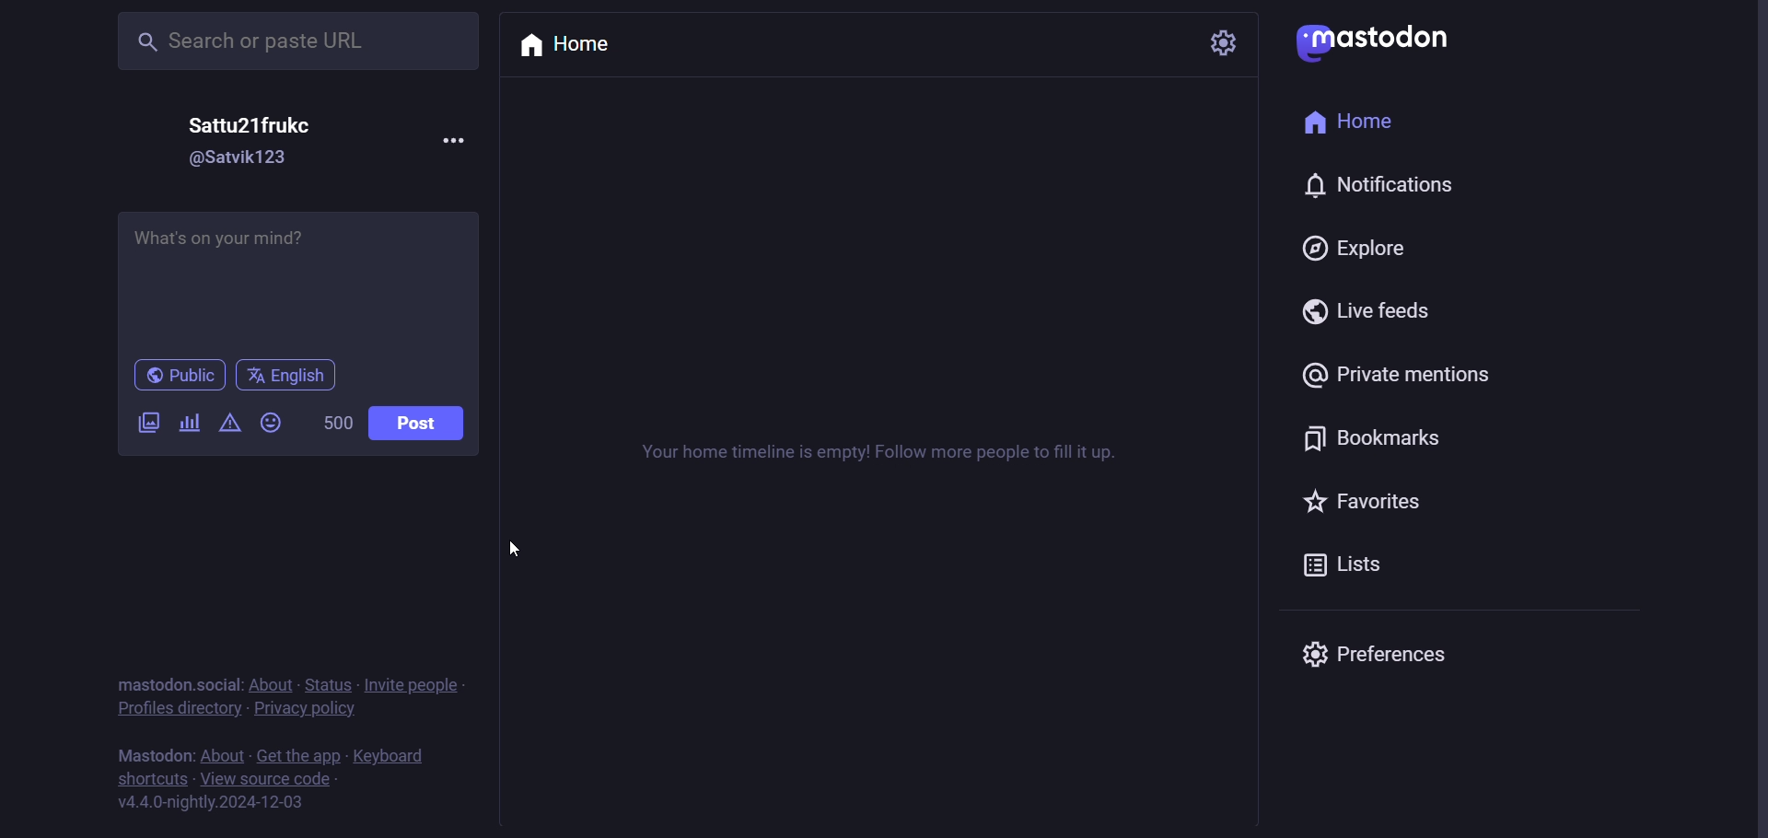 The width and height of the screenshot is (1768, 838). Describe the element at coordinates (151, 682) in the screenshot. I see `mastodon` at that location.